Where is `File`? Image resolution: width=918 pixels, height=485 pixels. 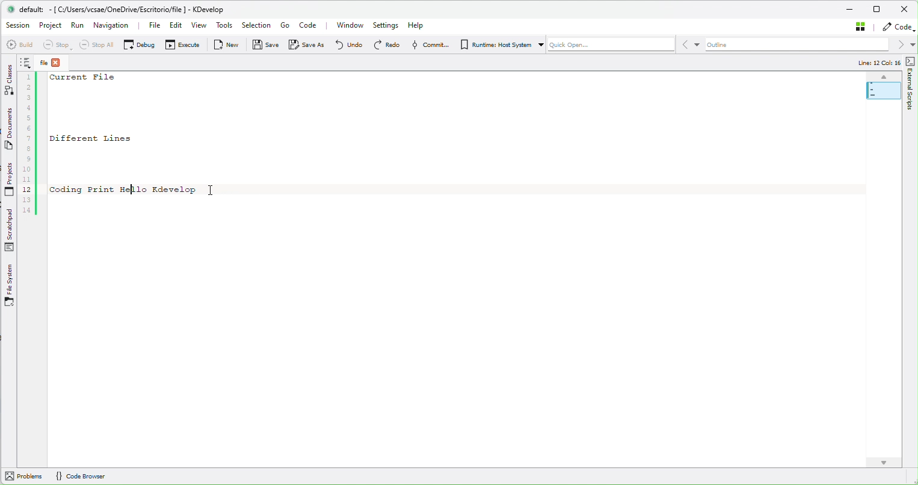
File is located at coordinates (150, 25).